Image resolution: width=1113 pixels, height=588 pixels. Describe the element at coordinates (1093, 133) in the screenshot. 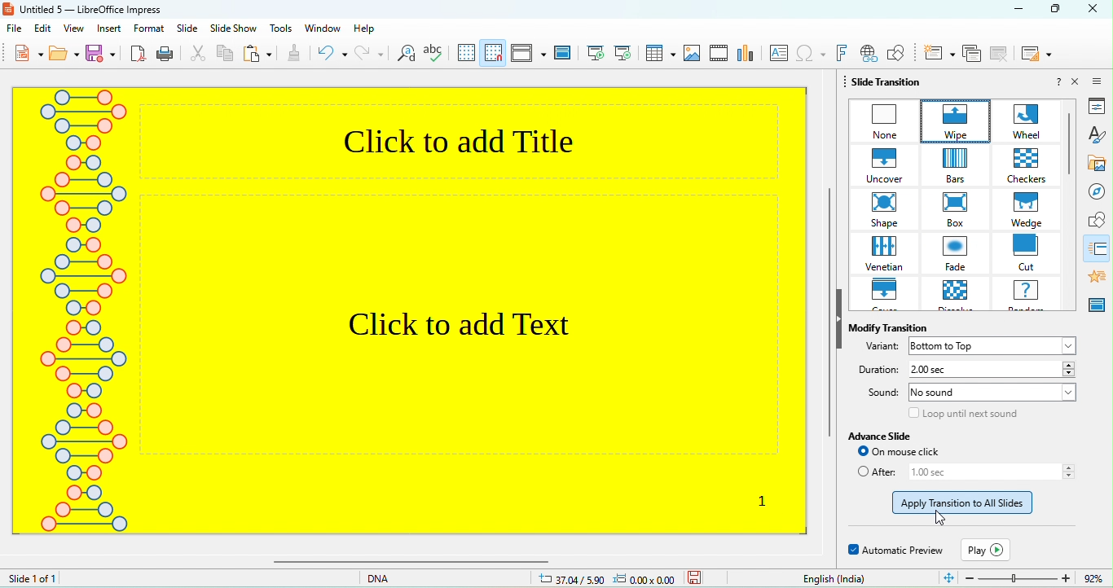

I see `style` at that location.